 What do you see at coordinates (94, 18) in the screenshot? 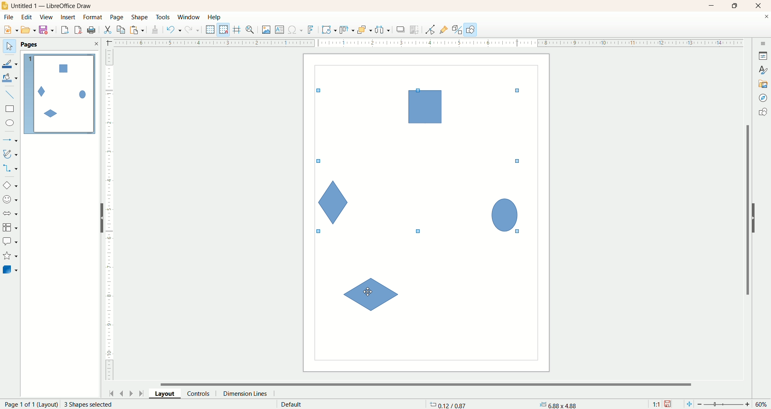
I see `format` at bounding box center [94, 18].